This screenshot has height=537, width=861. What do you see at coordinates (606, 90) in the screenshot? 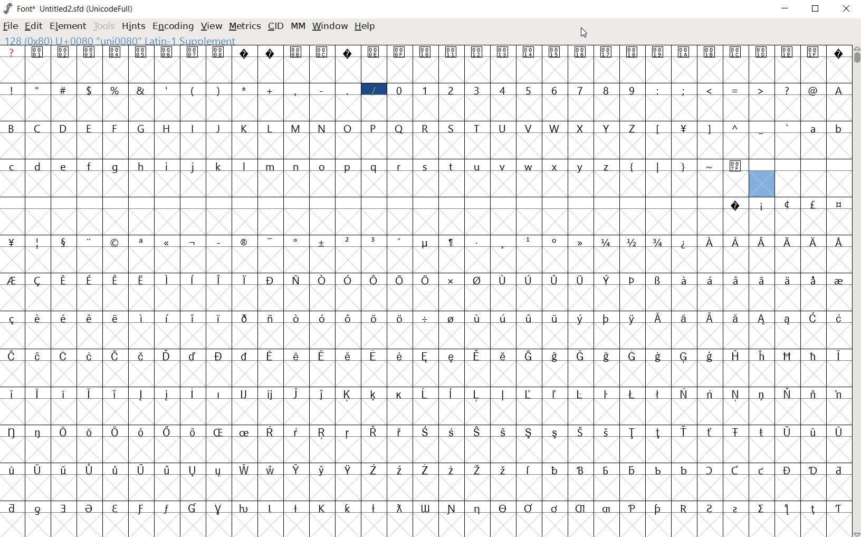
I see `glyph` at bounding box center [606, 90].